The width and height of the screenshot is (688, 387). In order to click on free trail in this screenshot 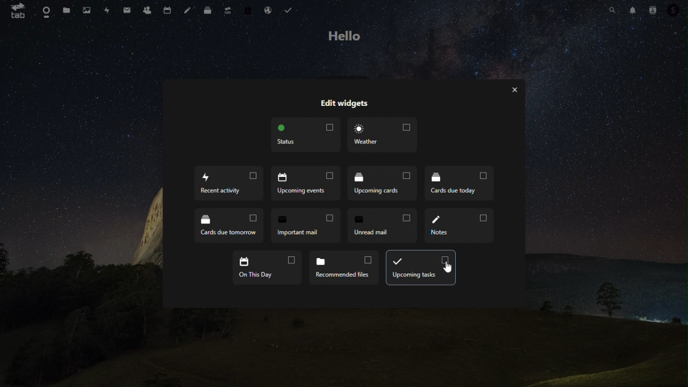, I will do `click(246, 9)`.